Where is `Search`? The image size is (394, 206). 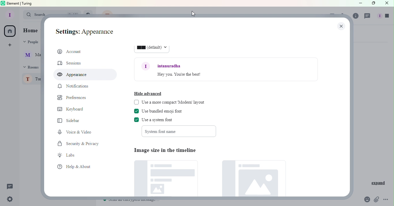 Search is located at coordinates (32, 15).